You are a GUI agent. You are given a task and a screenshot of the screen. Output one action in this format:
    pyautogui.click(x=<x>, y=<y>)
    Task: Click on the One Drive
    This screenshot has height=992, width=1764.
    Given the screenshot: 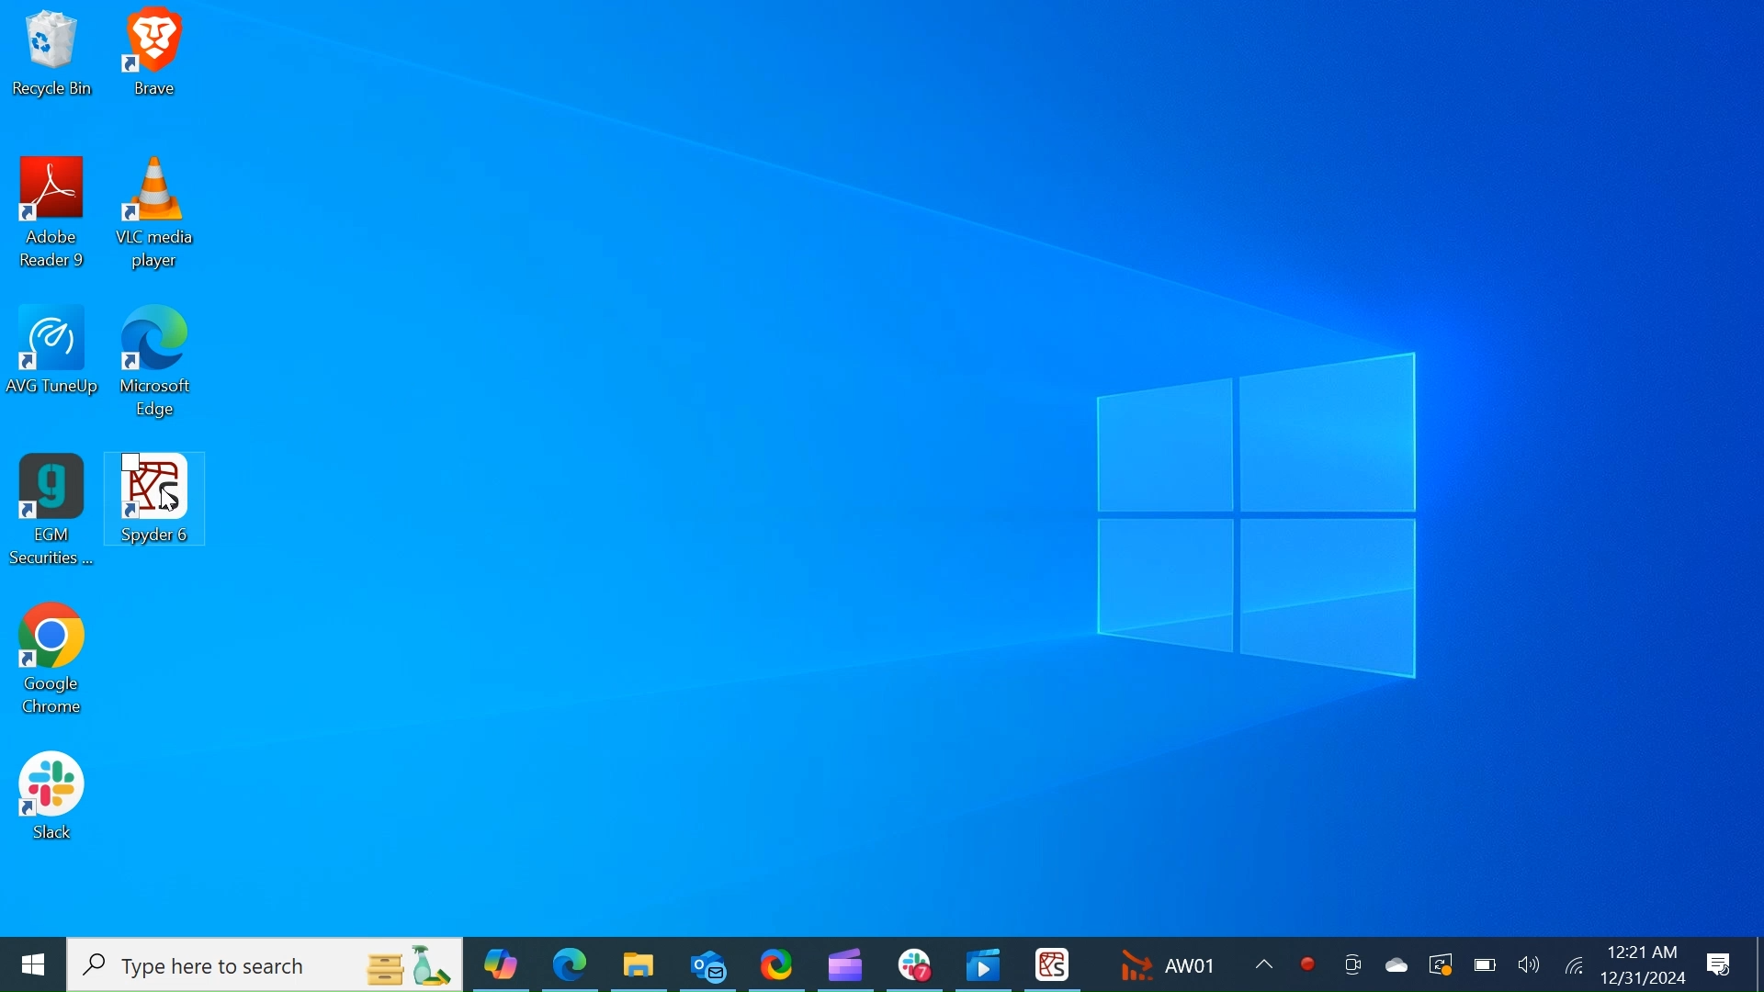 What is the action you would take?
    pyautogui.click(x=1397, y=964)
    